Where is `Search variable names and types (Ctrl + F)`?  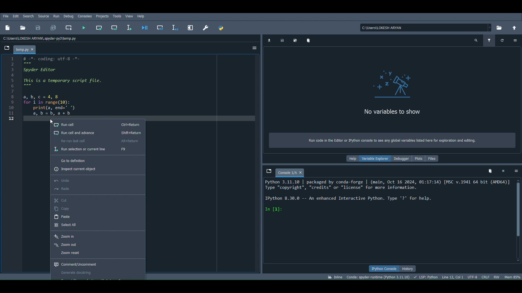 Search variable names and types (Ctrl + F) is located at coordinates (477, 40).